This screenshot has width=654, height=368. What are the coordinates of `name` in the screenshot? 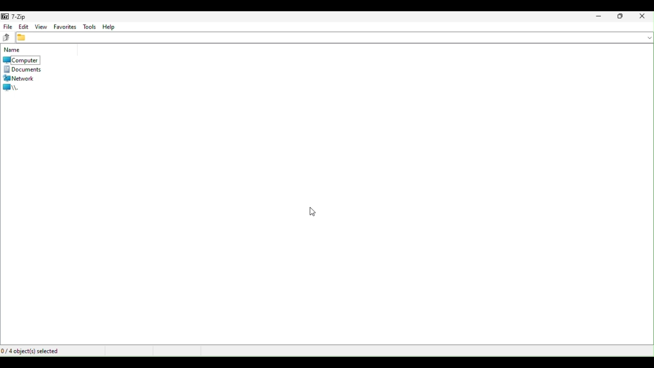 It's located at (15, 50).